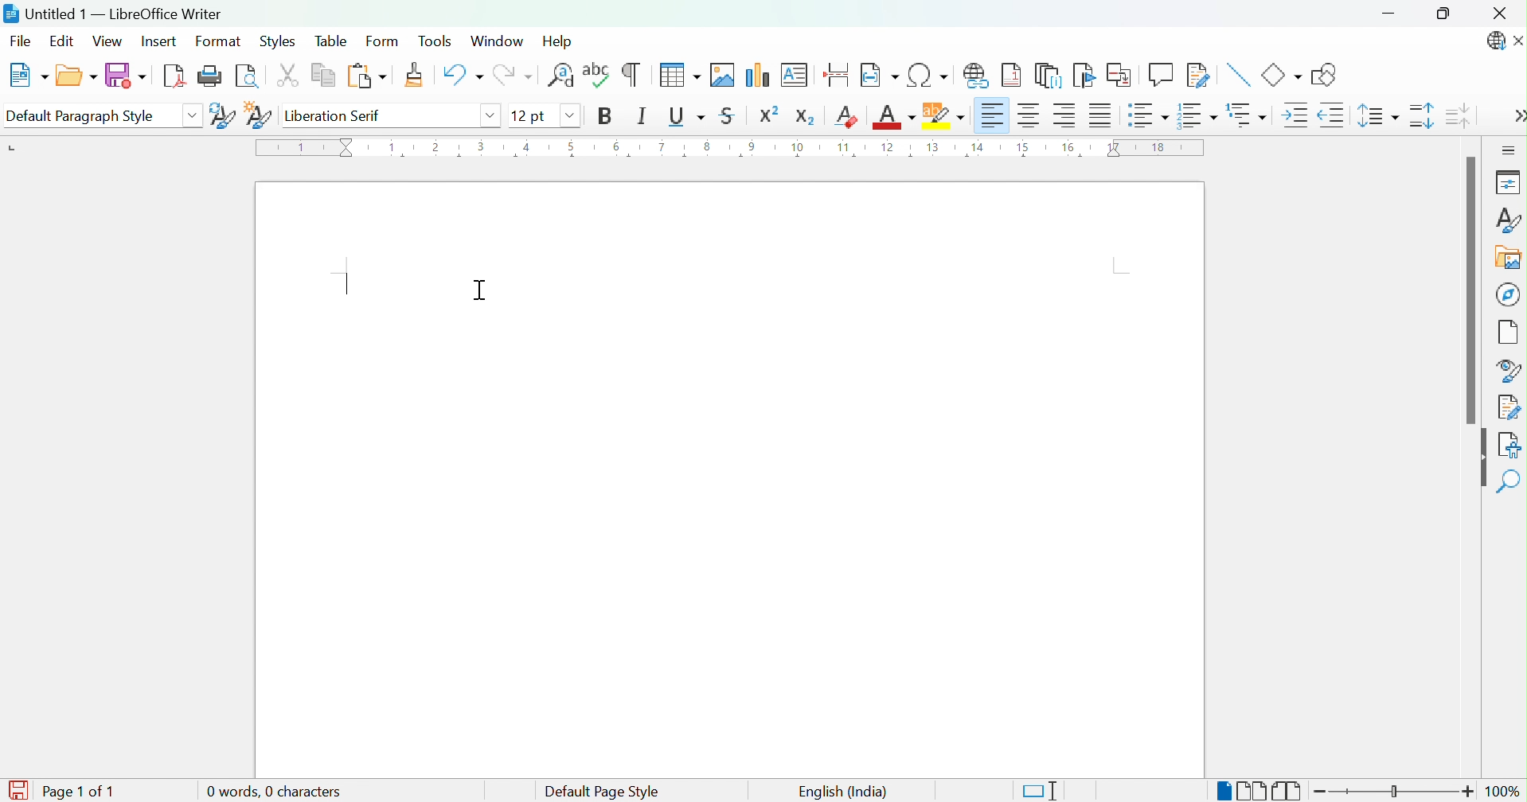 The height and width of the screenshot is (802, 1527). Describe the element at coordinates (848, 116) in the screenshot. I see `Clear Direct Formatting` at that location.